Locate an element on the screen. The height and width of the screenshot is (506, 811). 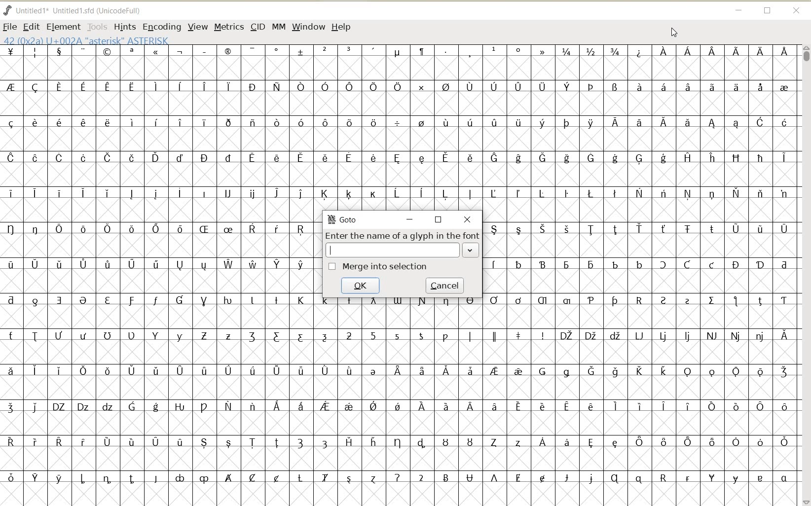
cancel is located at coordinates (444, 285).